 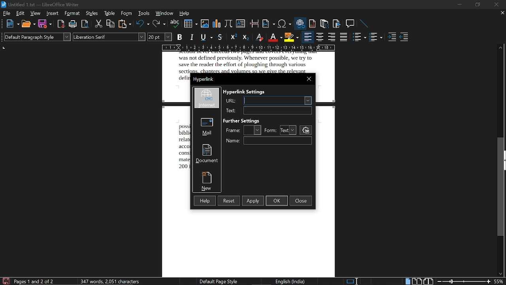 What do you see at coordinates (229, 201) in the screenshot?
I see `reset` at bounding box center [229, 201].